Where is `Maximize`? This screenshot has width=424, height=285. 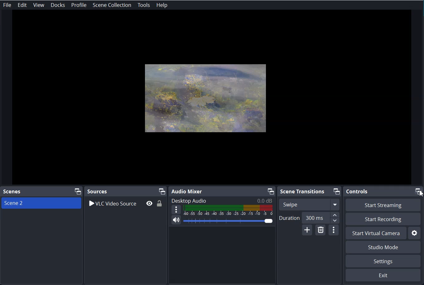 Maximize is located at coordinates (418, 191).